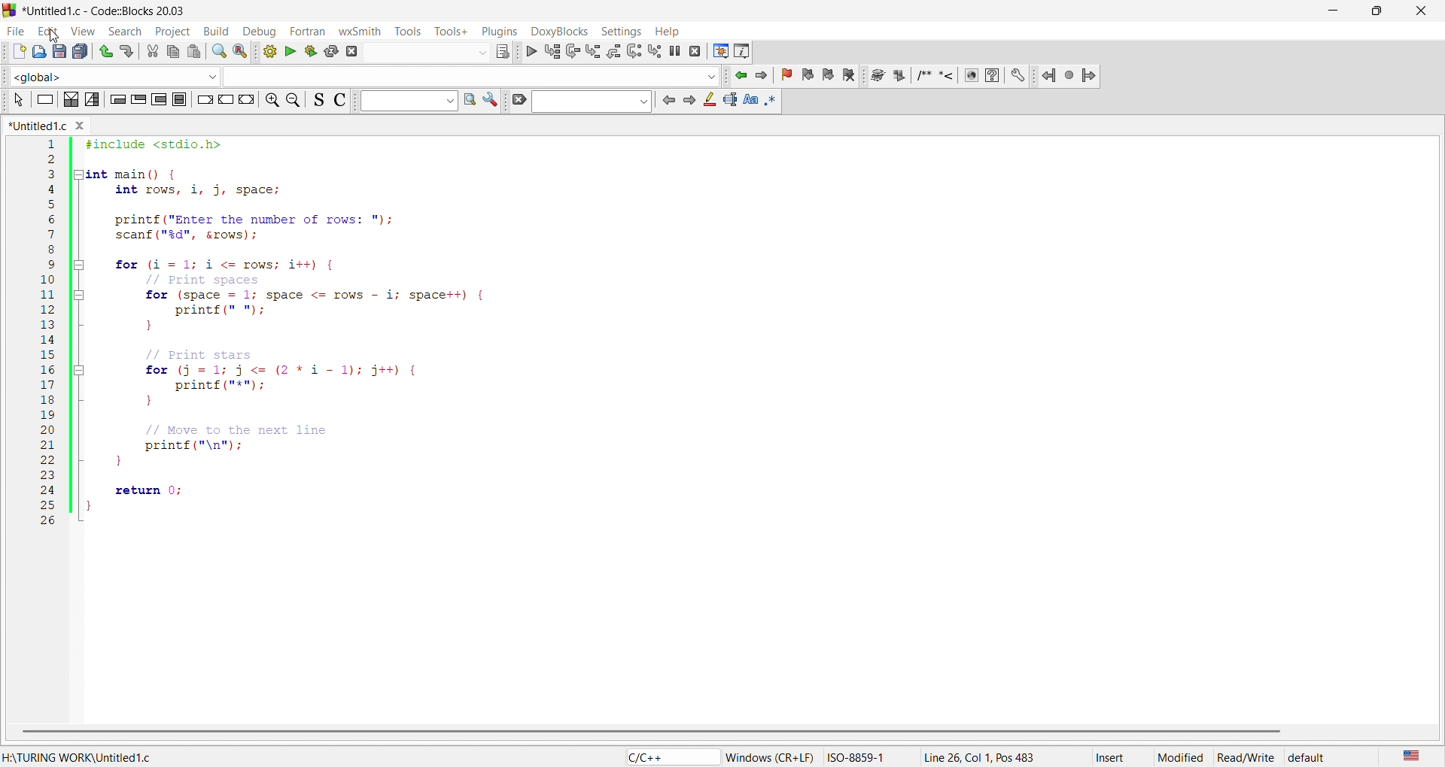  Describe the element at coordinates (17, 29) in the screenshot. I see `file` at that location.